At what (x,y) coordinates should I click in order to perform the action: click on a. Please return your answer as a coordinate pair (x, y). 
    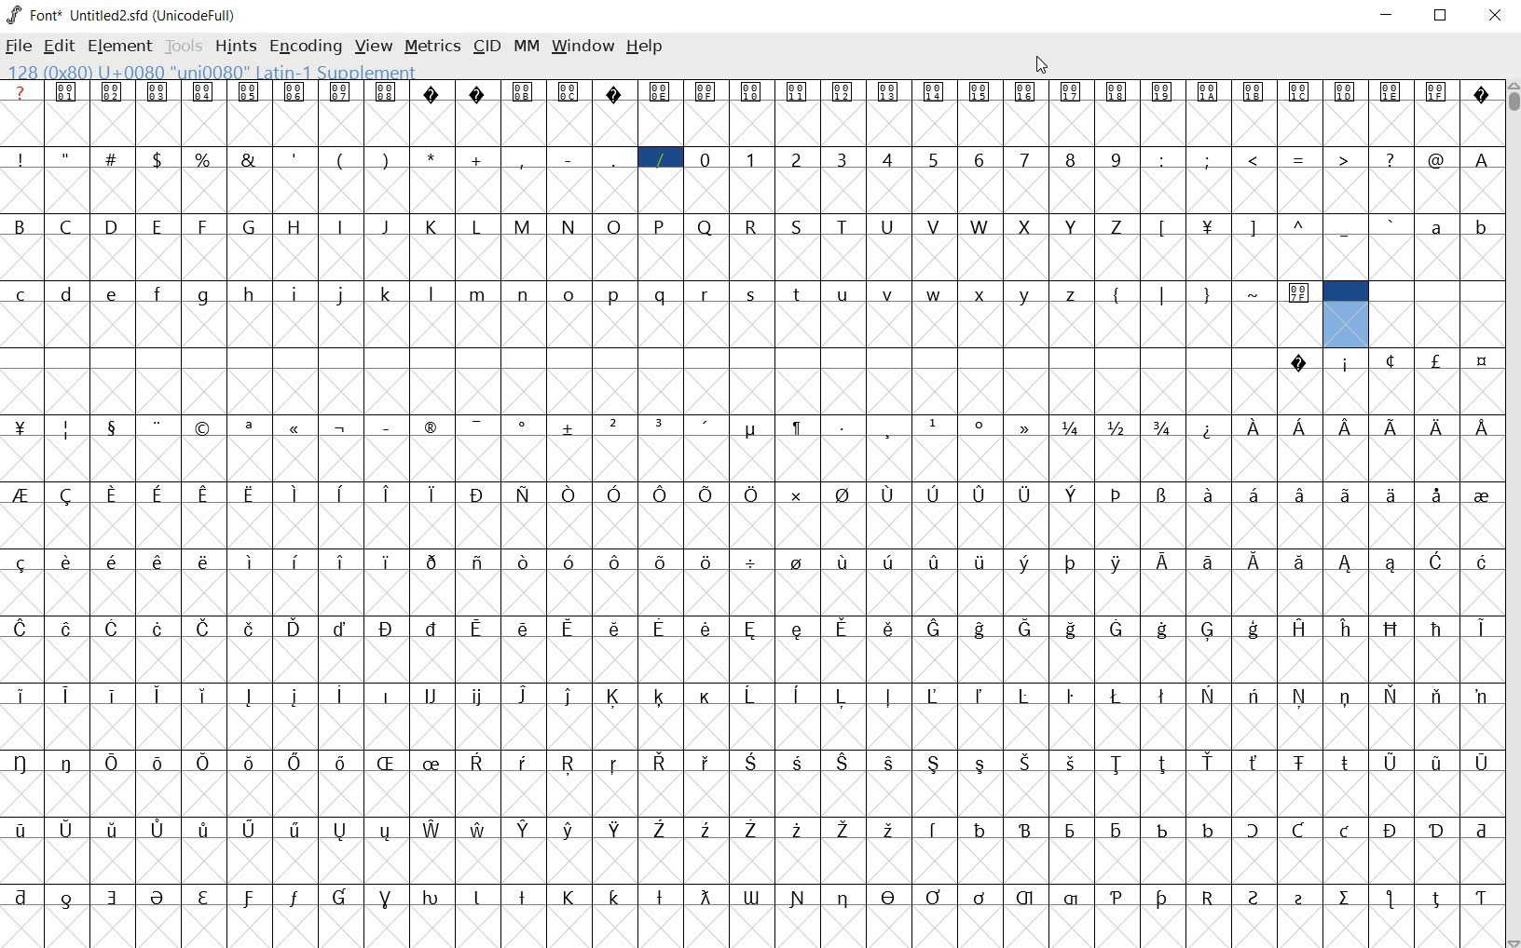
    Looking at the image, I should click on (1437, 228).